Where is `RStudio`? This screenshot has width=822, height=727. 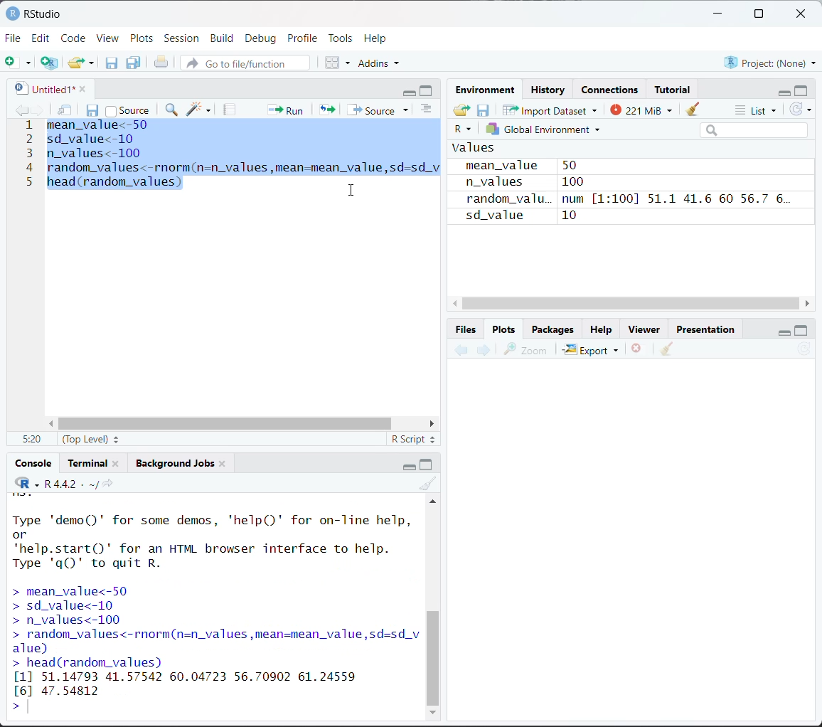 RStudio is located at coordinates (33, 13).